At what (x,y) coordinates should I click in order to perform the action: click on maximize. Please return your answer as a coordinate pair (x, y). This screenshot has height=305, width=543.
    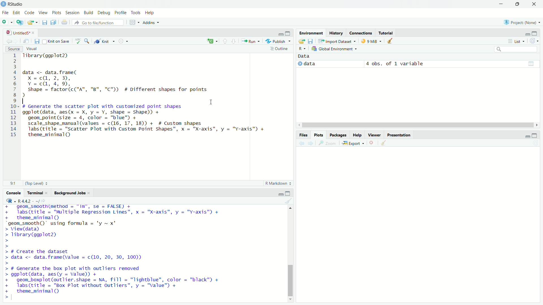
    Looking at the image, I should click on (535, 33).